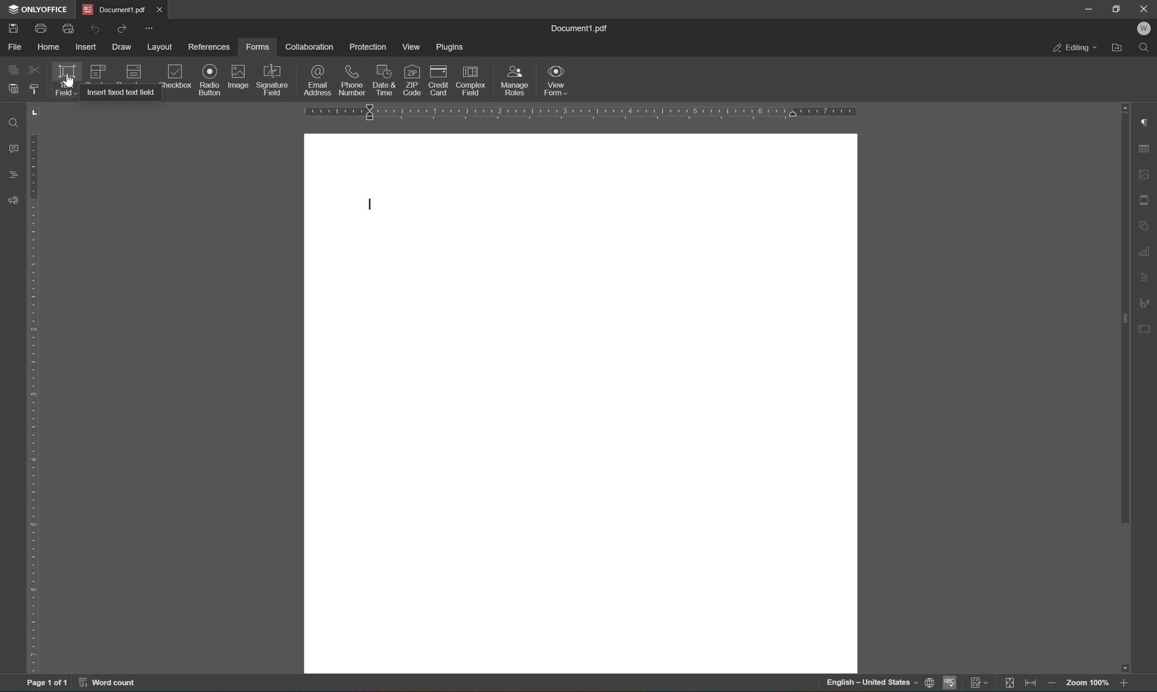 The image size is (1157, 692). What do you see at coordinates (35, 69) in the screenshot?
I see `cut` at bounding box center [35, 69].